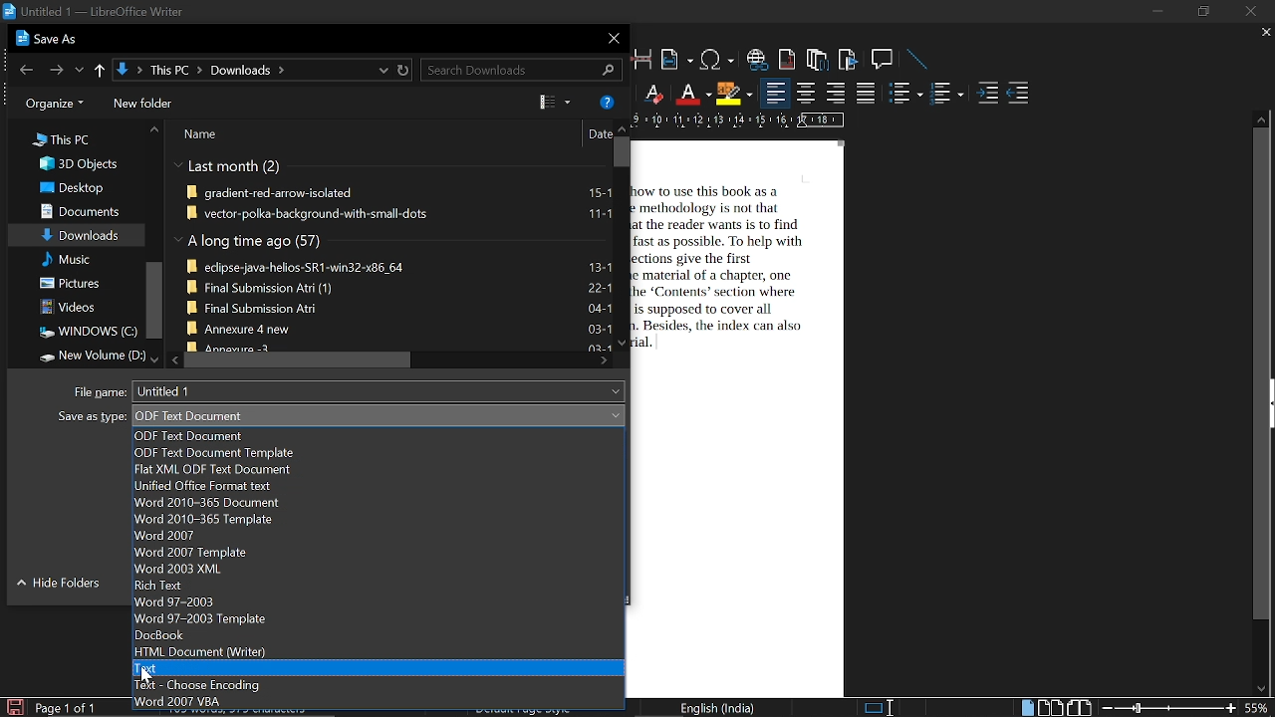  I want to click on Save as type, so click(91, 419).